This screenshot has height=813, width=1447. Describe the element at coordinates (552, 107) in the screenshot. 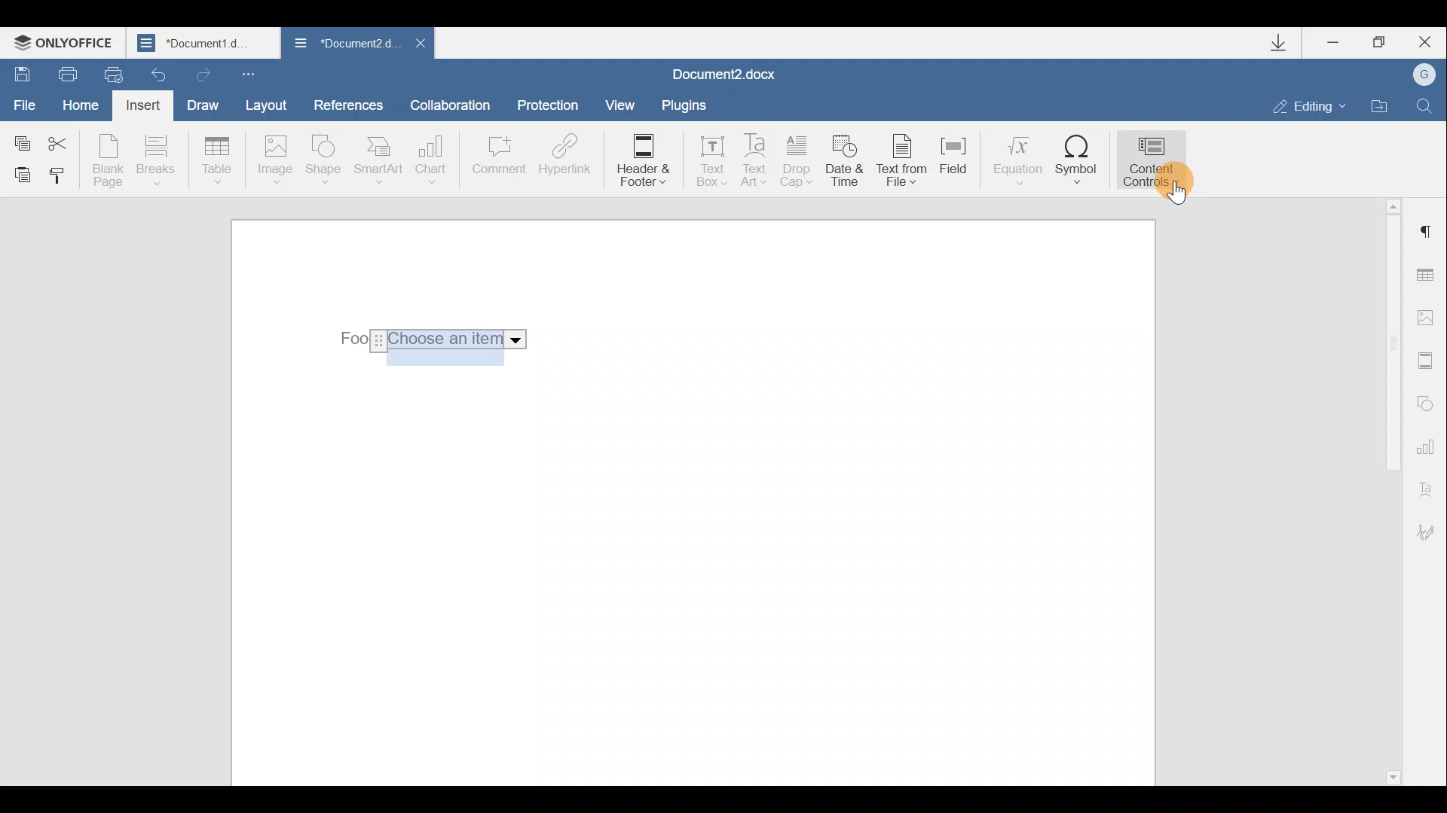

I see `Protection` at that location.